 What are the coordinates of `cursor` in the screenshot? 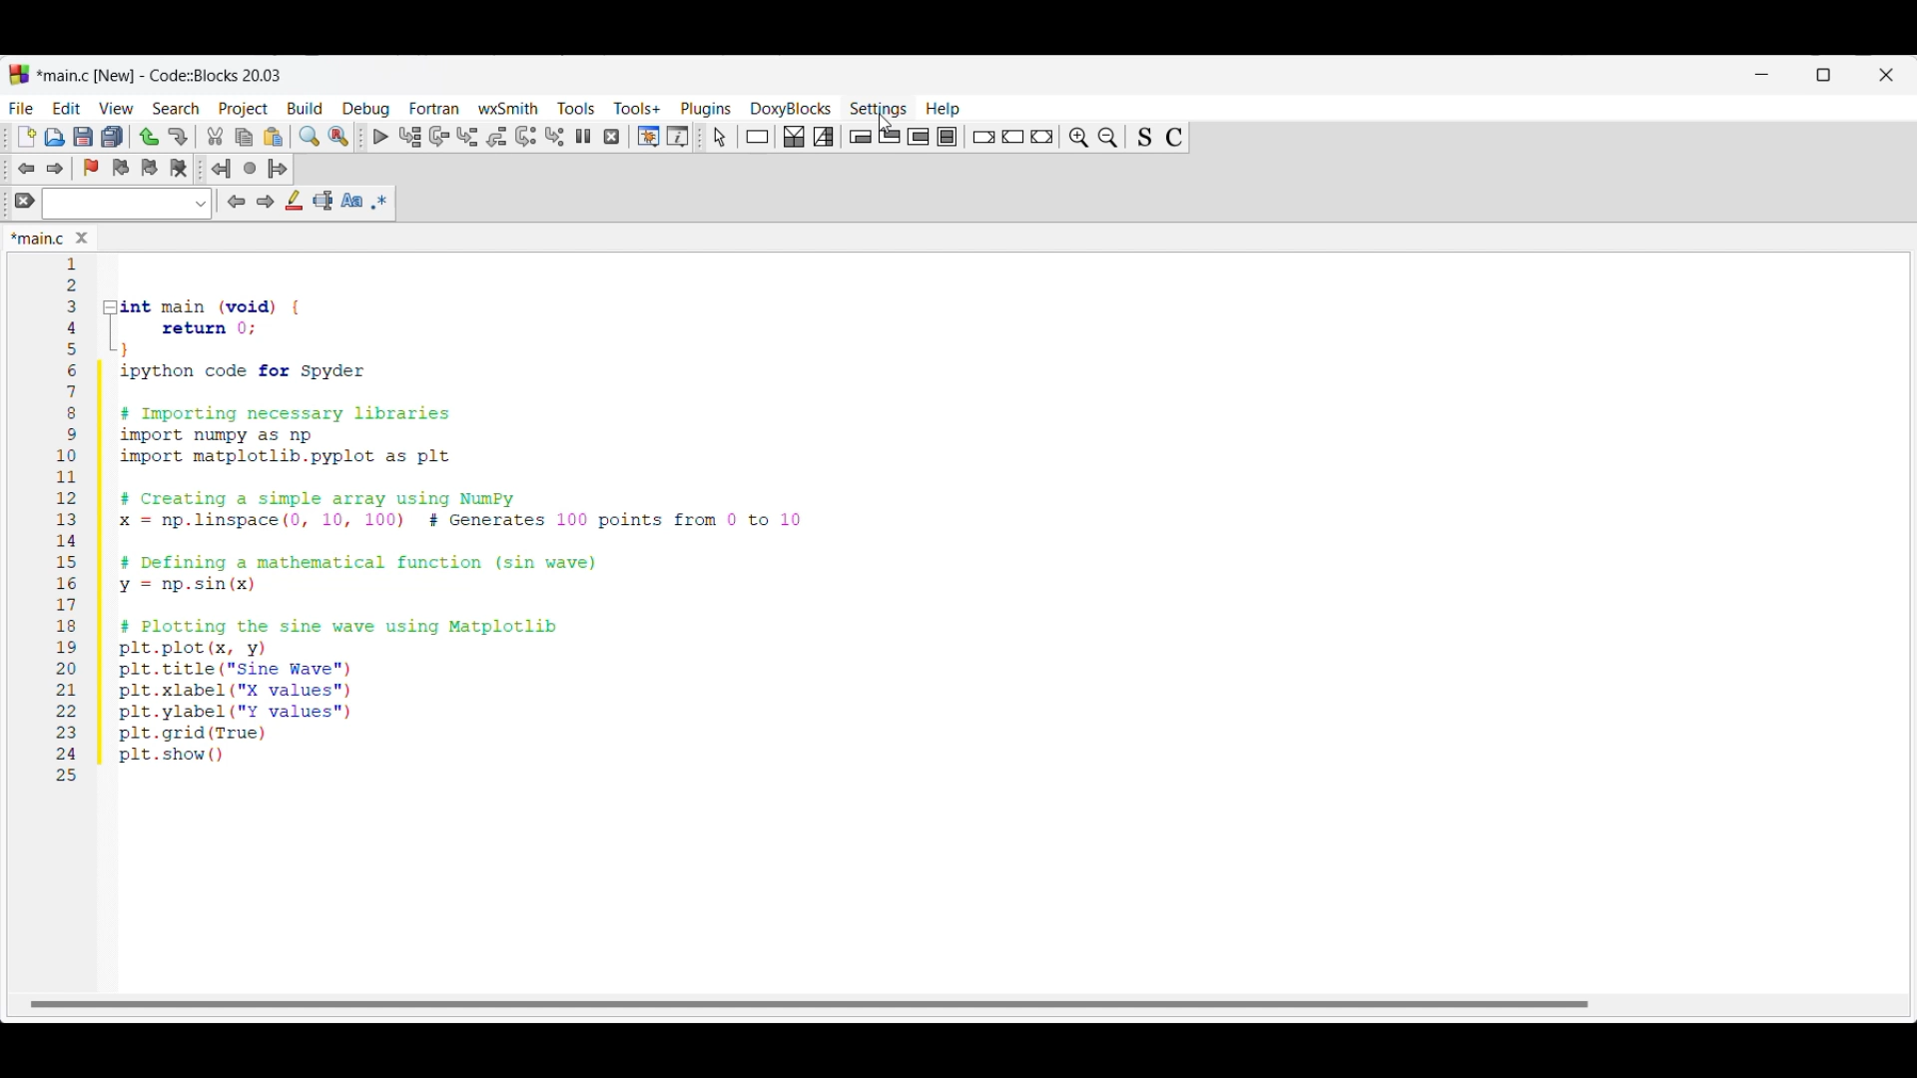 It's located at (879, 123).